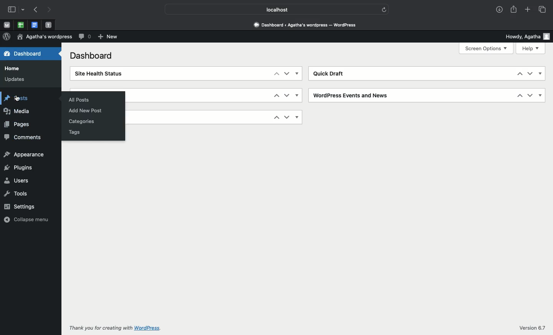 The height and width of the screenshot is (335, 553). What do you see at coordinates (93, 56) in the screenshot?
I see `Dashboard` at bounding box center [93, 56].